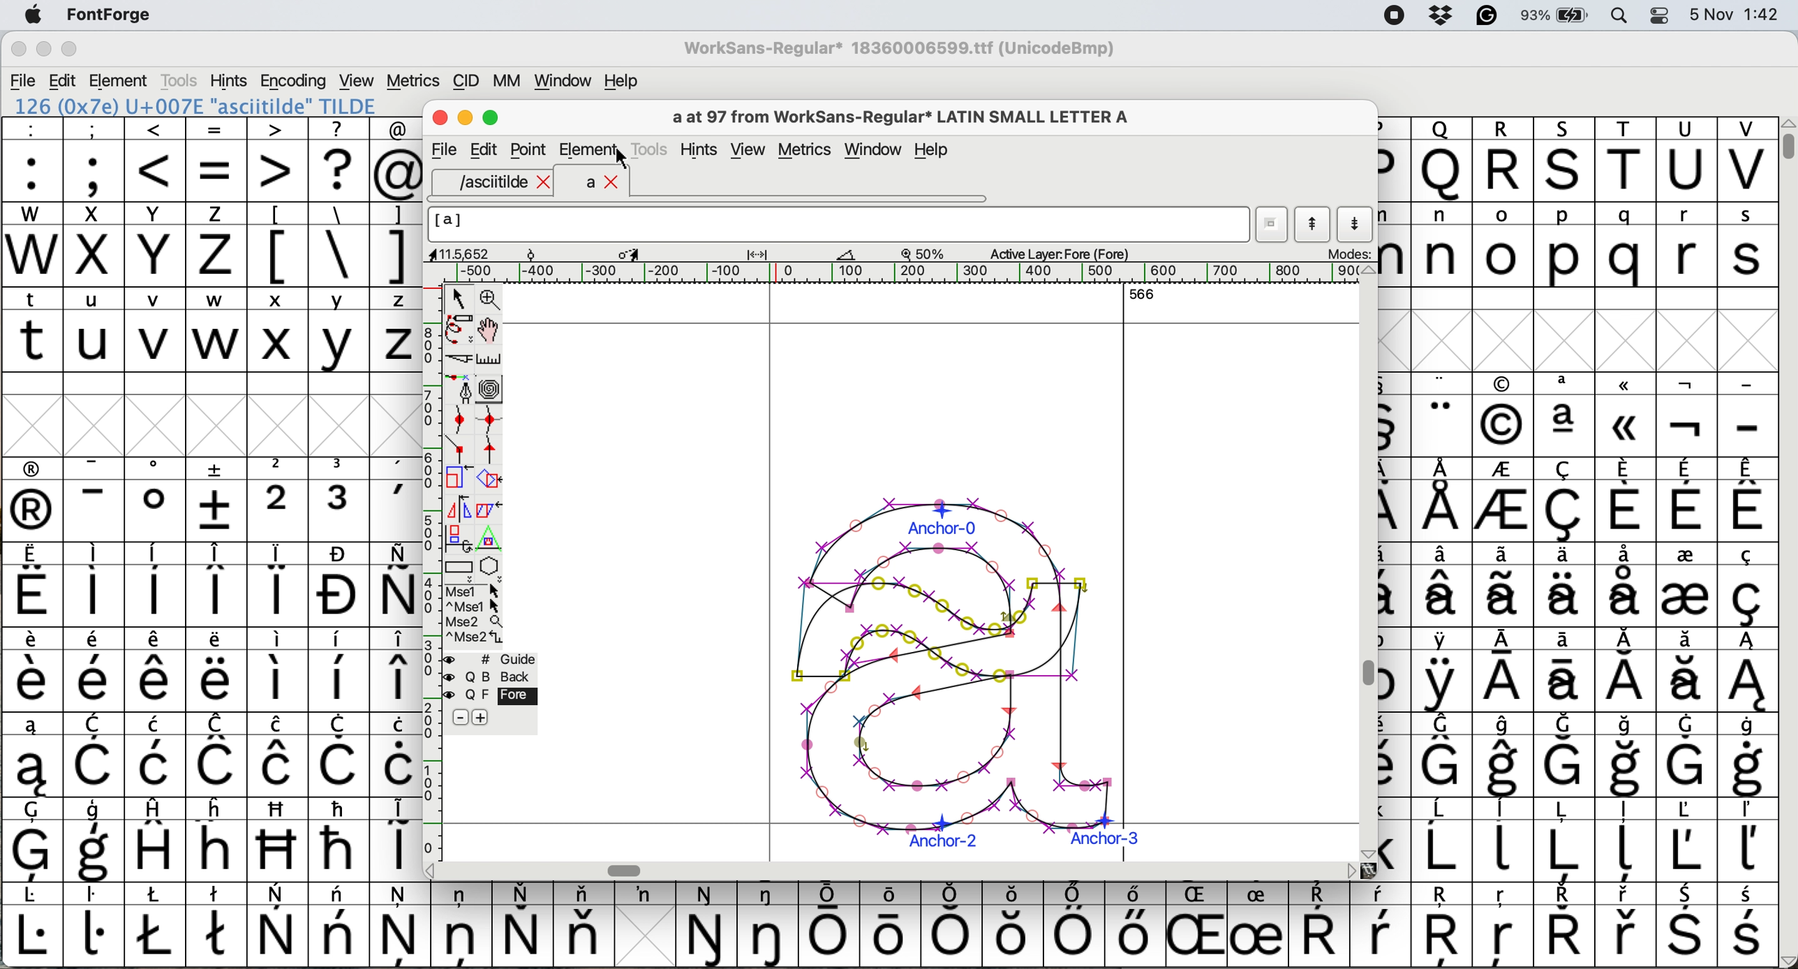  Describe the element at coordinates (1565, 755) in the screenshot. I see `symbol` at that location.